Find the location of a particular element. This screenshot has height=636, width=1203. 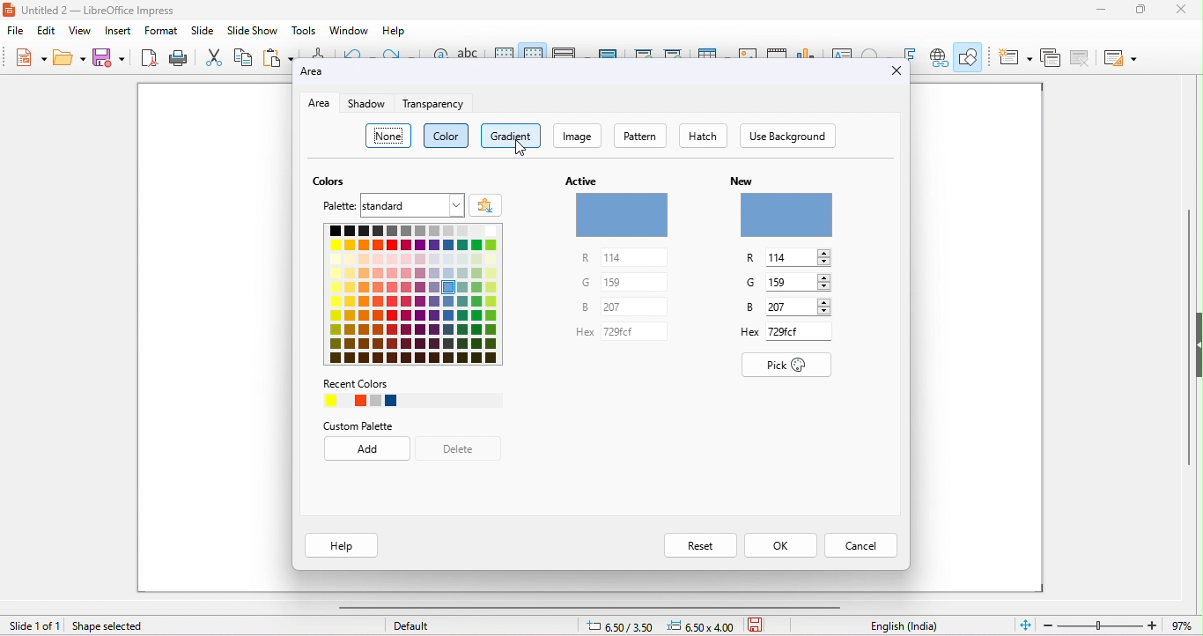

729cf is located at coordinates (638, 330).